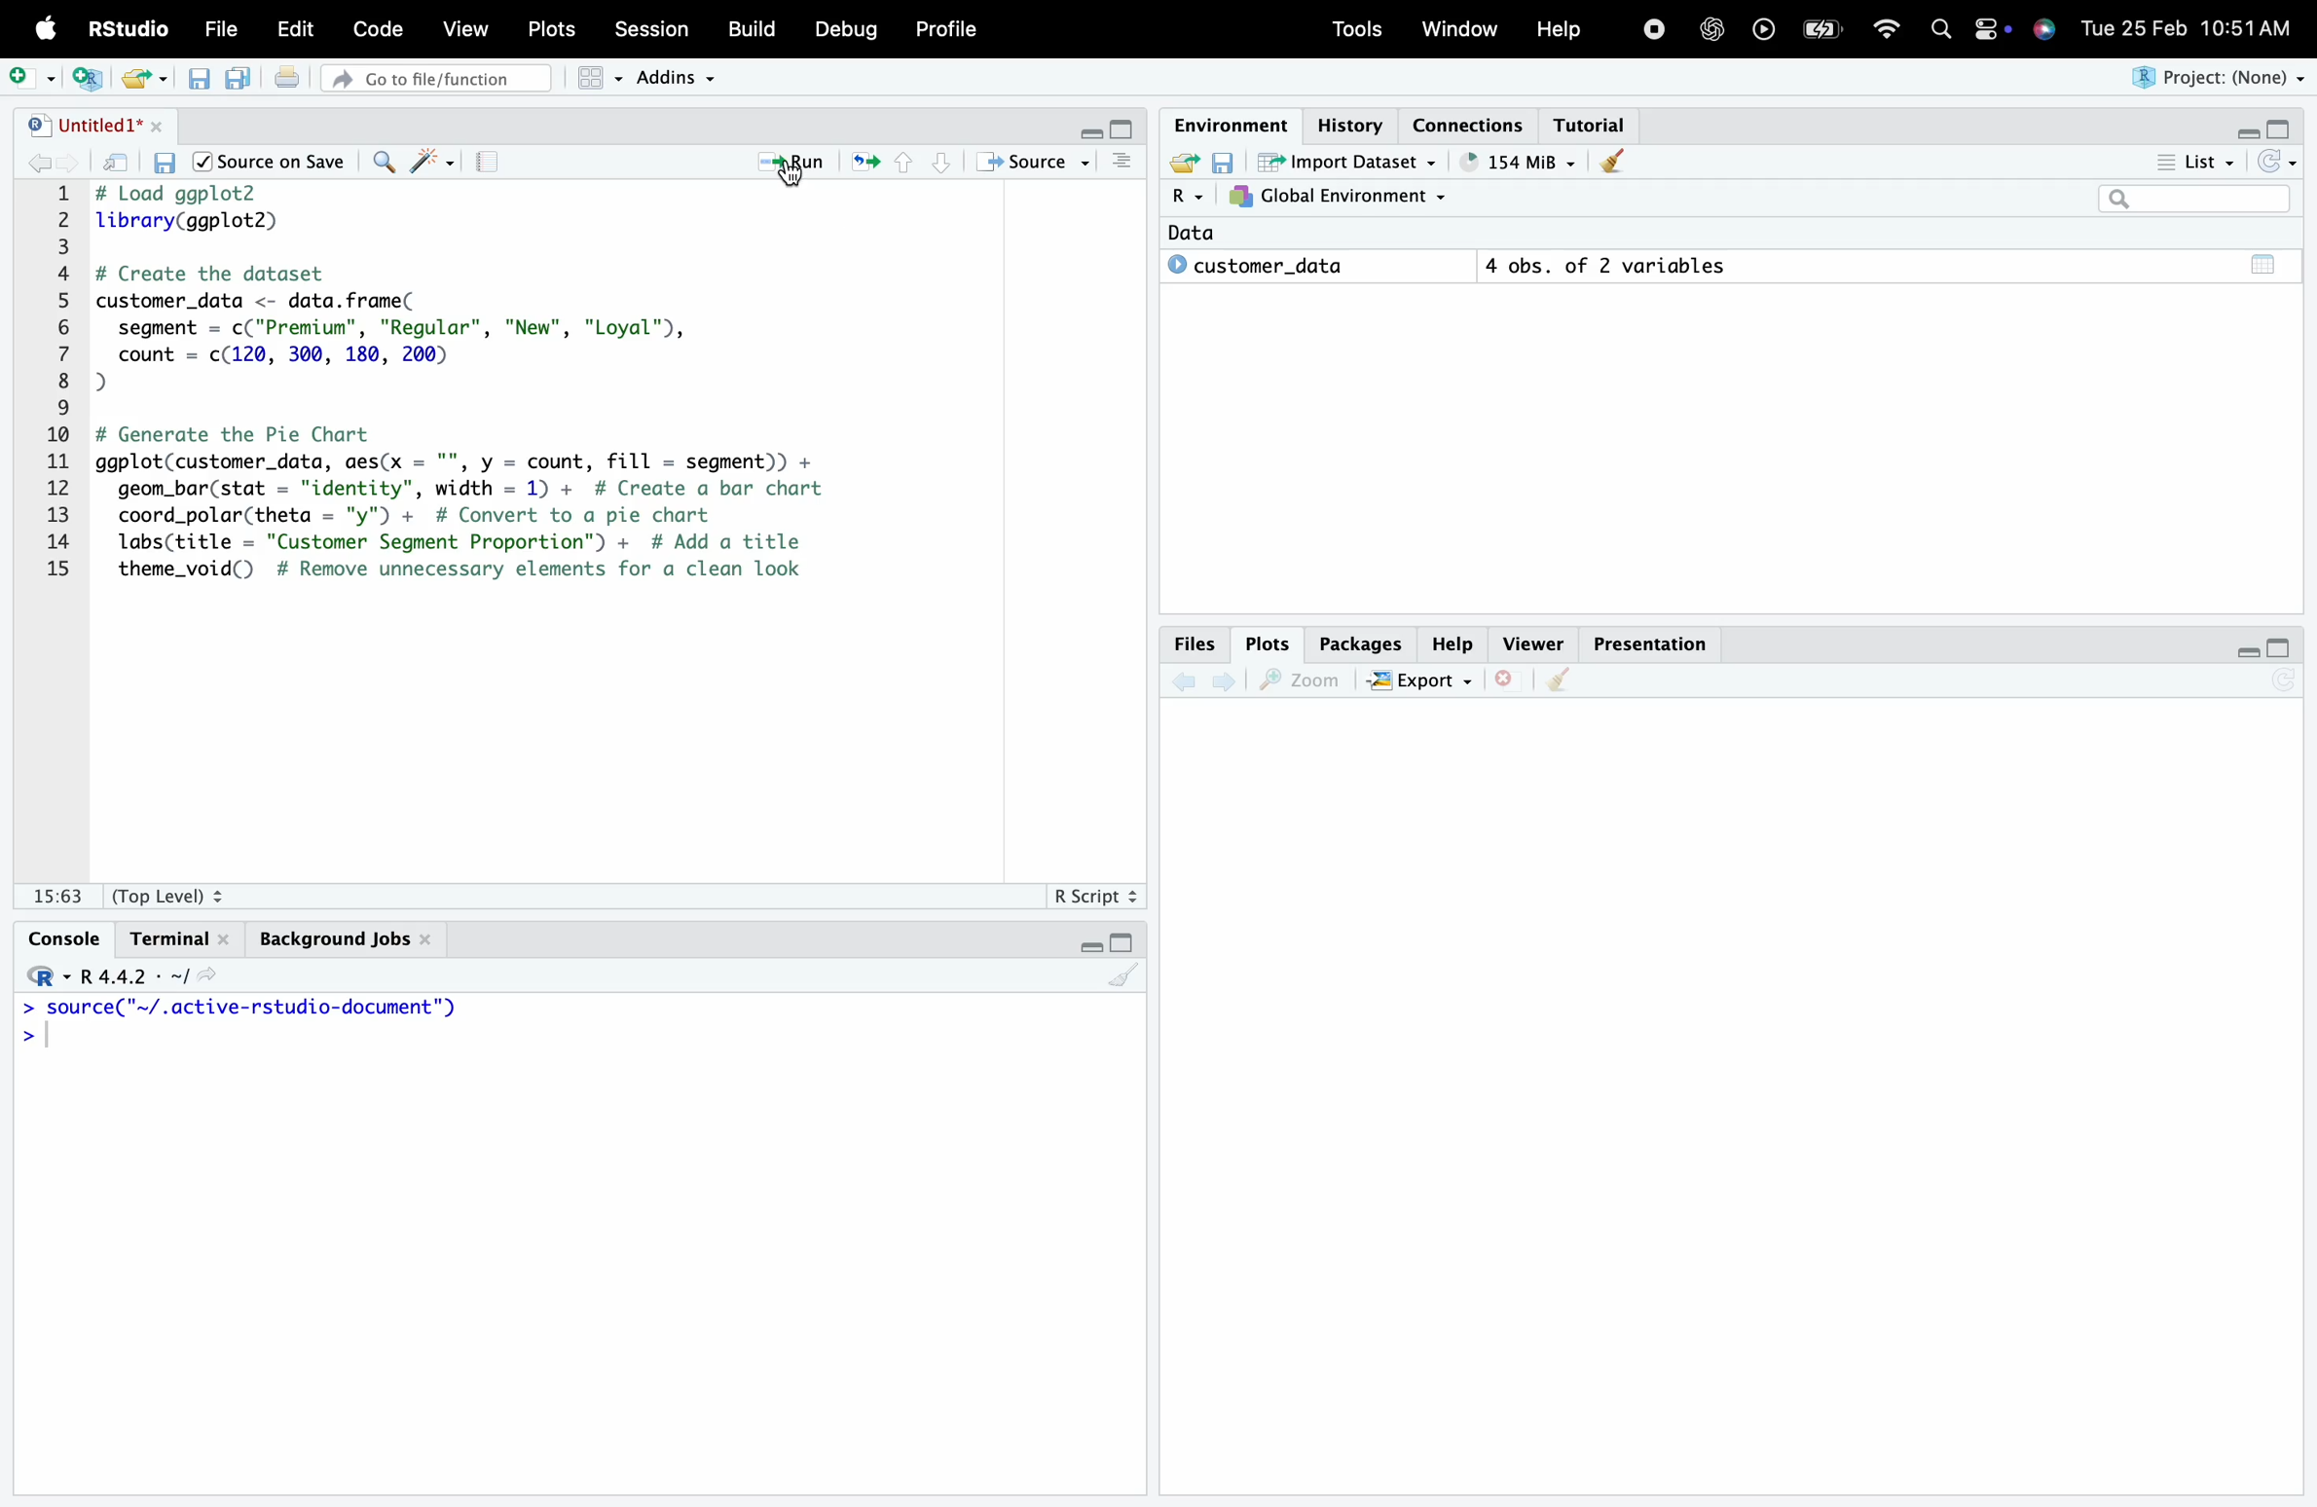  Describe the element at coordinates (1232, 688) in the screenshot. I see `next` at that location.